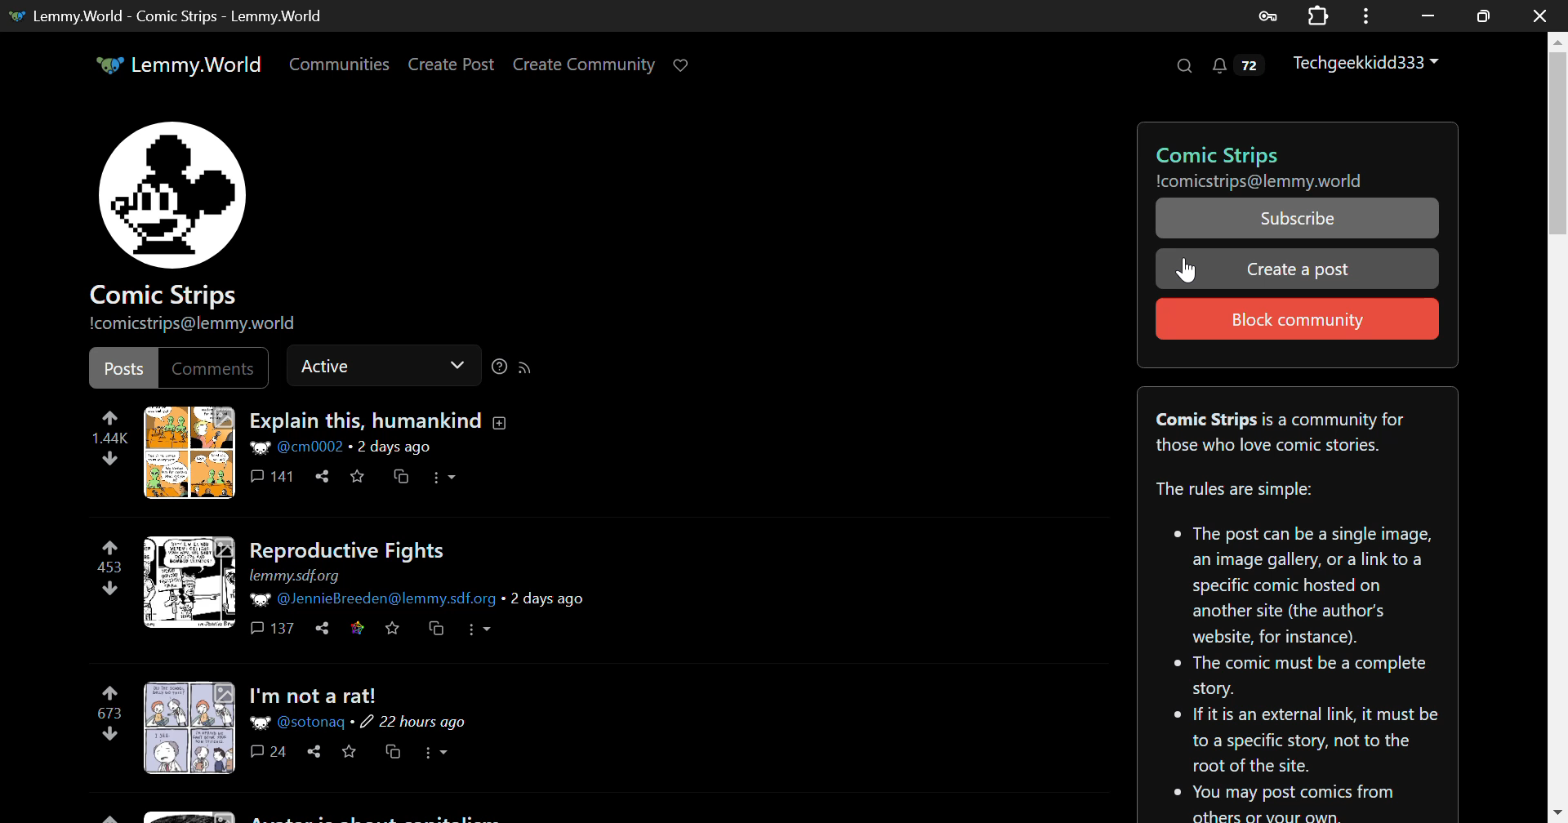 This screenshot has height=823, width=1568. Describe the element at coordinates (1298, 217) in the screenshot. I see `Subscribe` at that location.